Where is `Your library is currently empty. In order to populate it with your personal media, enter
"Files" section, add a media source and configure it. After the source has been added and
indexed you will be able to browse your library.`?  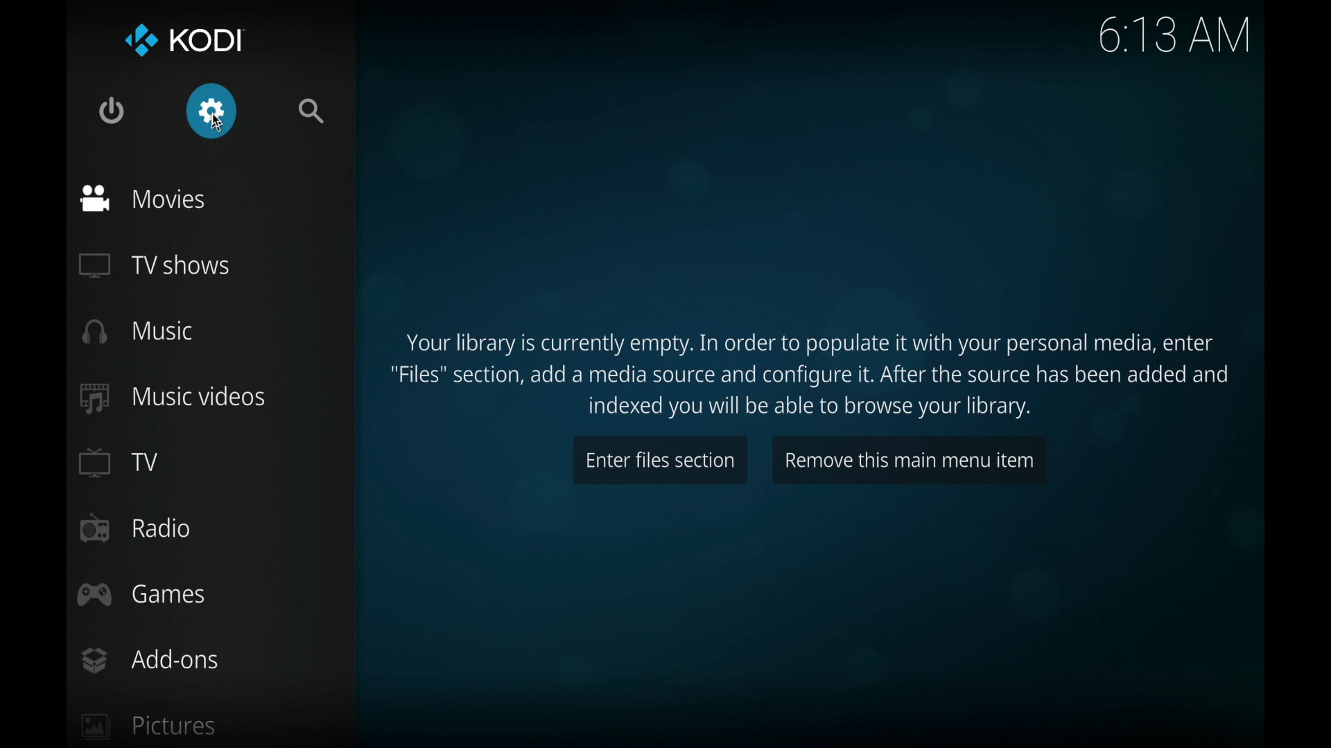 Your library is currently empty. In order to populate it with your personal media, enter
"Files" section, add a media source and configure it. After the source has been added and
indexed you will be able to browse your library. is located at coordinates (812, 373).